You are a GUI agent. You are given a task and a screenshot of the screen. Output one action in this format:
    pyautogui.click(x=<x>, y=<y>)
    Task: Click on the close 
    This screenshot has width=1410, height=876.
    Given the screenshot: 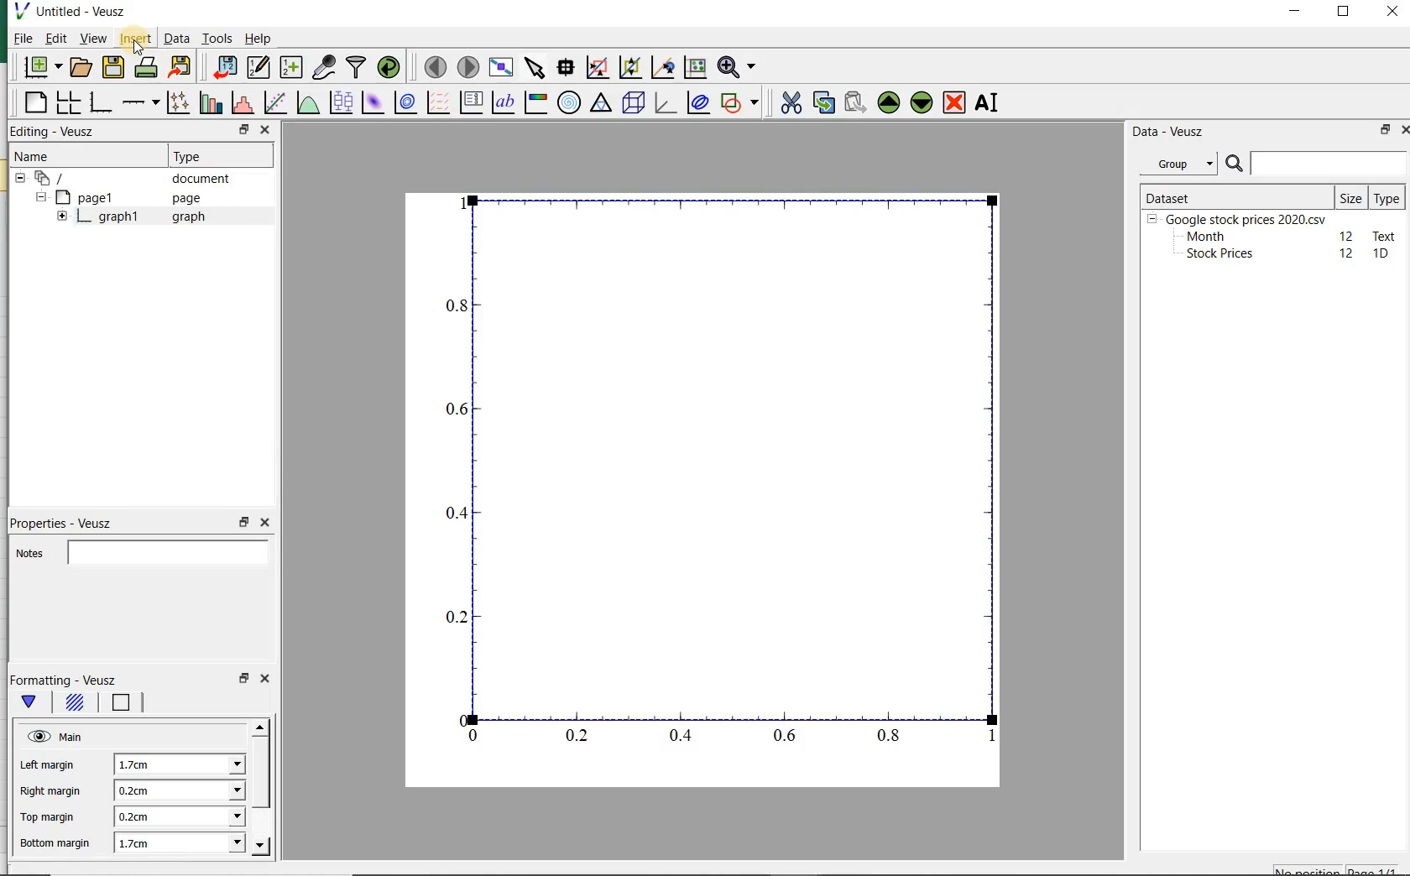 What is the action you would take?
    pyautogui.click(x=1409, y=130)
    